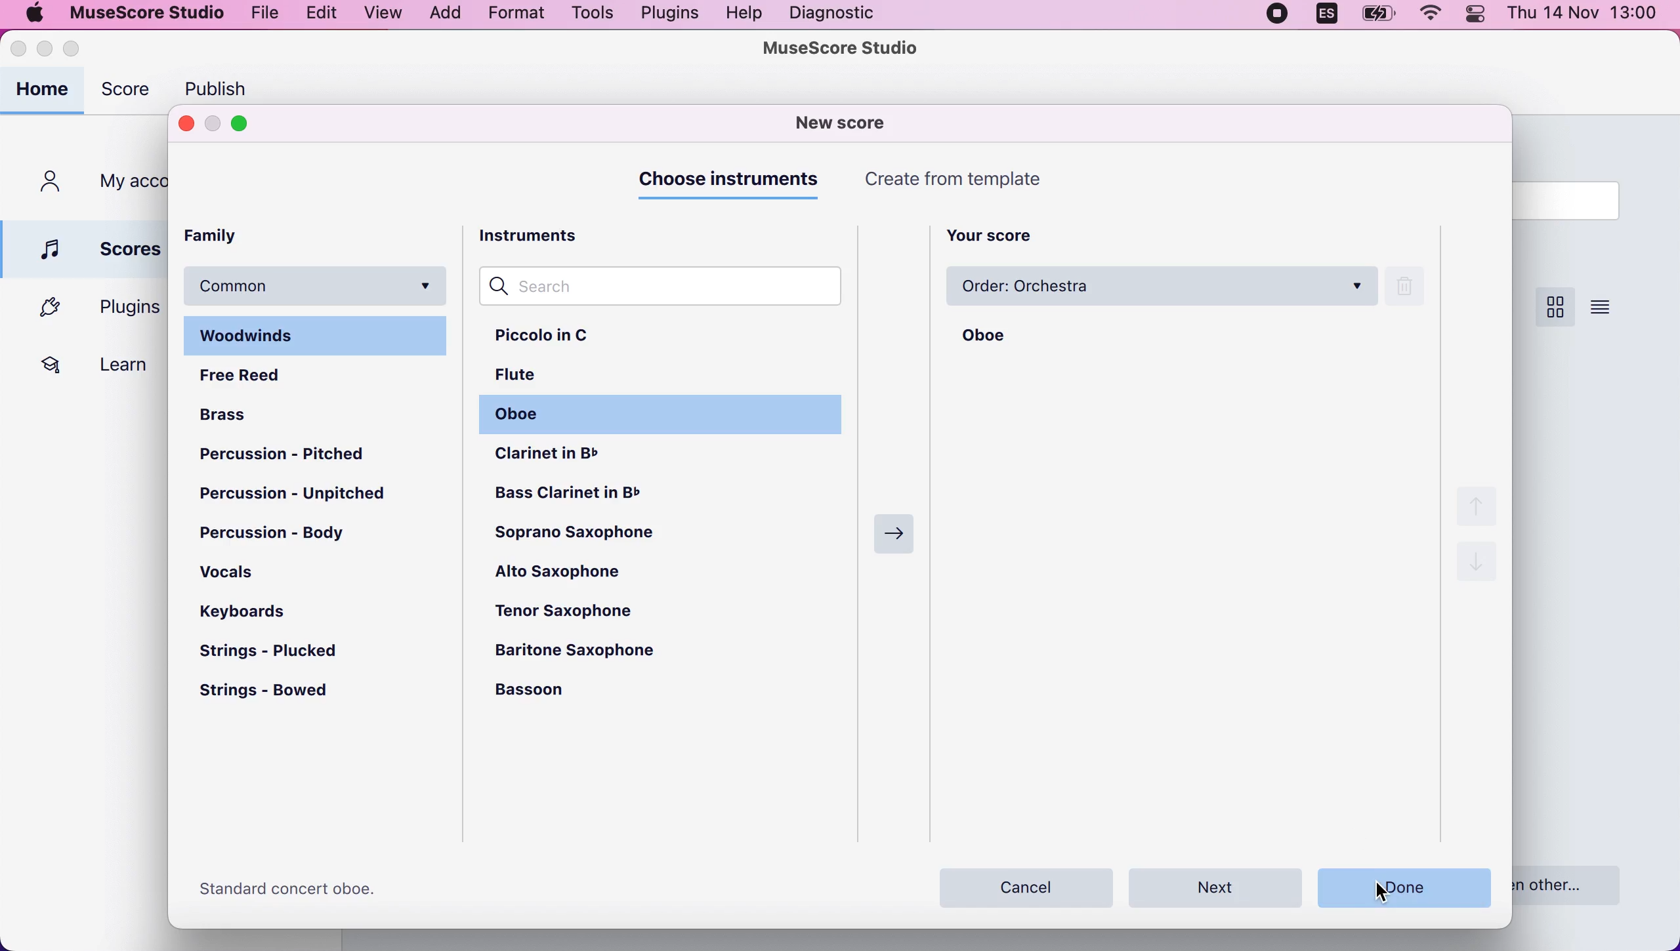 This screenshot has height=951, width=1680. Describe the element at coordinates (1001, 234) in the screenshot. I see `your score` at that location.